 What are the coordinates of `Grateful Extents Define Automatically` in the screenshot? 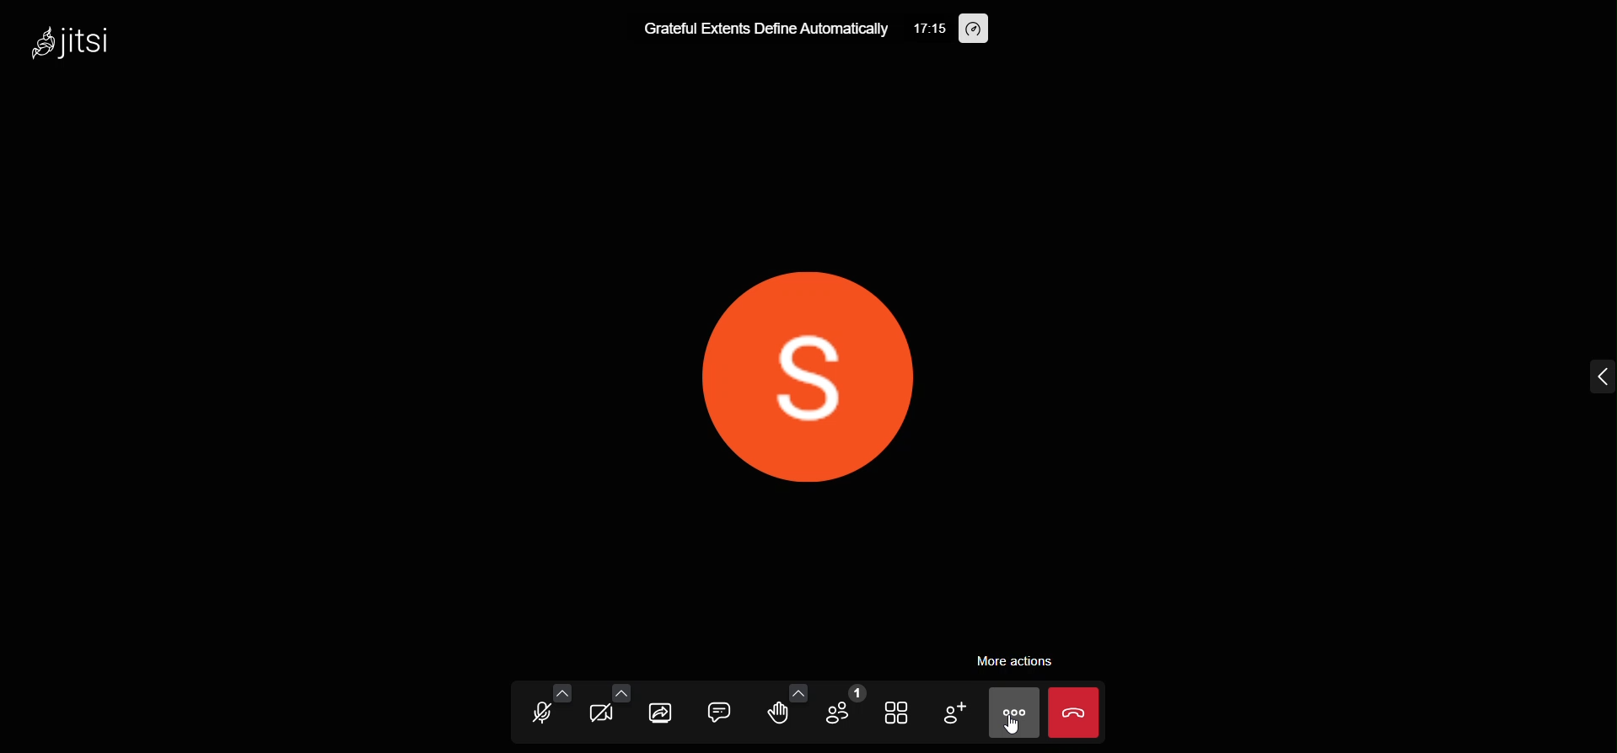 It's located at (761, 28).